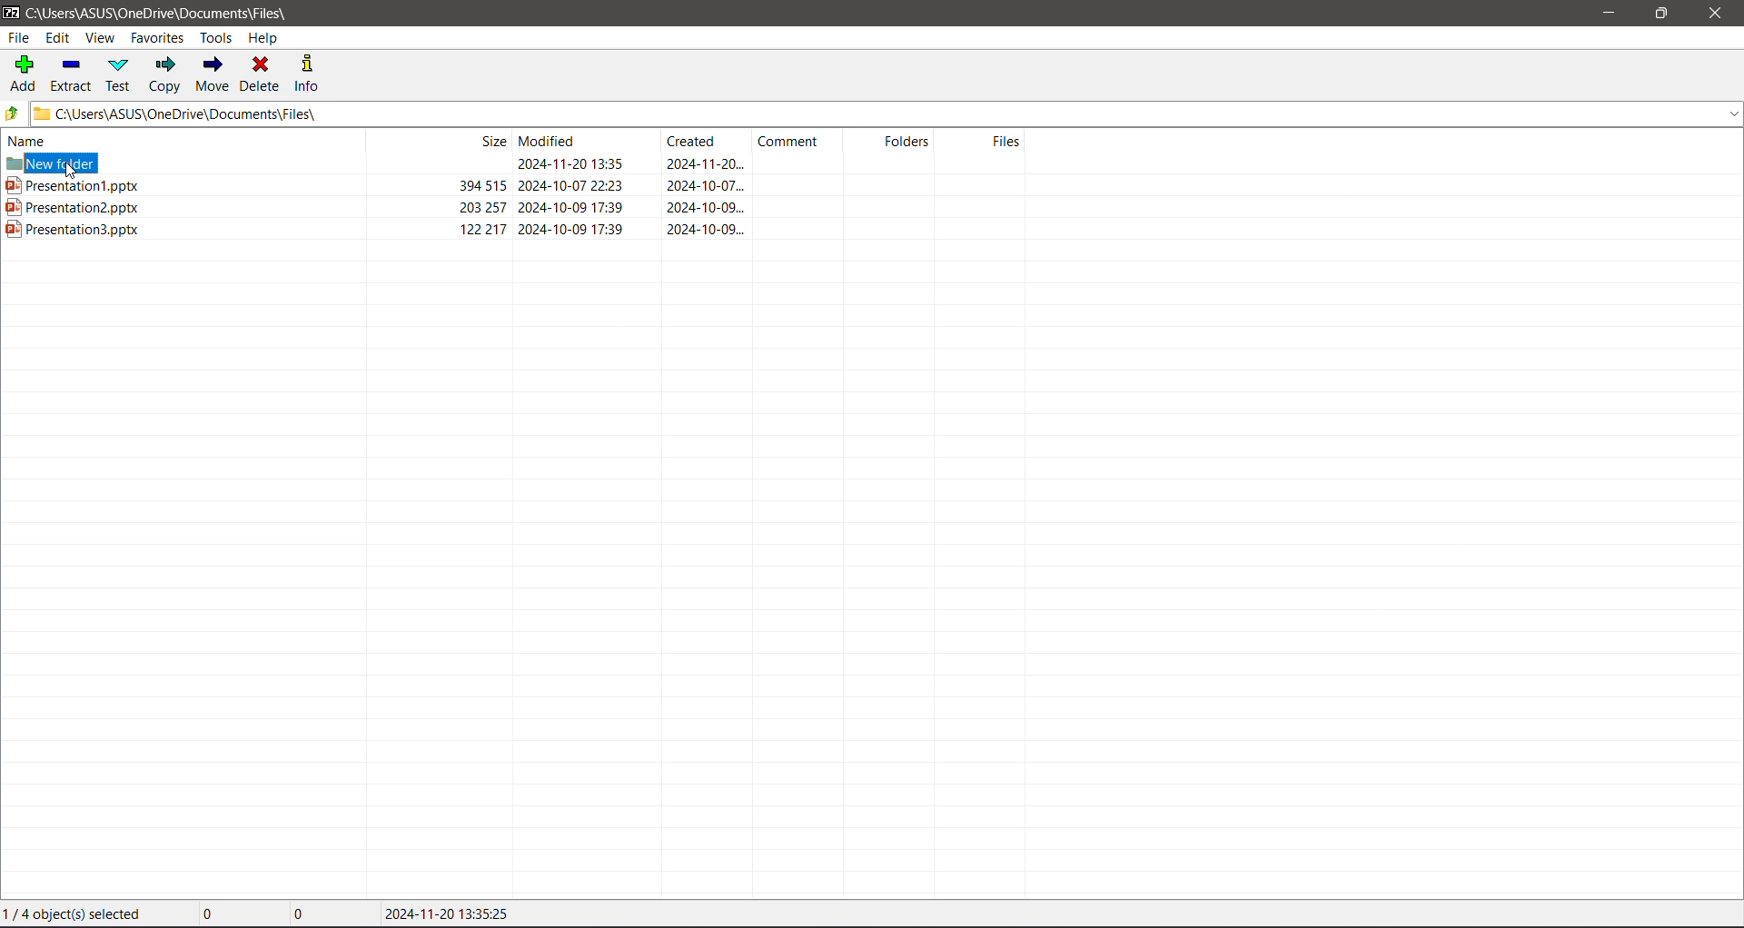 The height and width of the screenshot is (928, 1744). Describe the element at coordinates (214, 38) in the screenshot. I see `Tools` at that location.